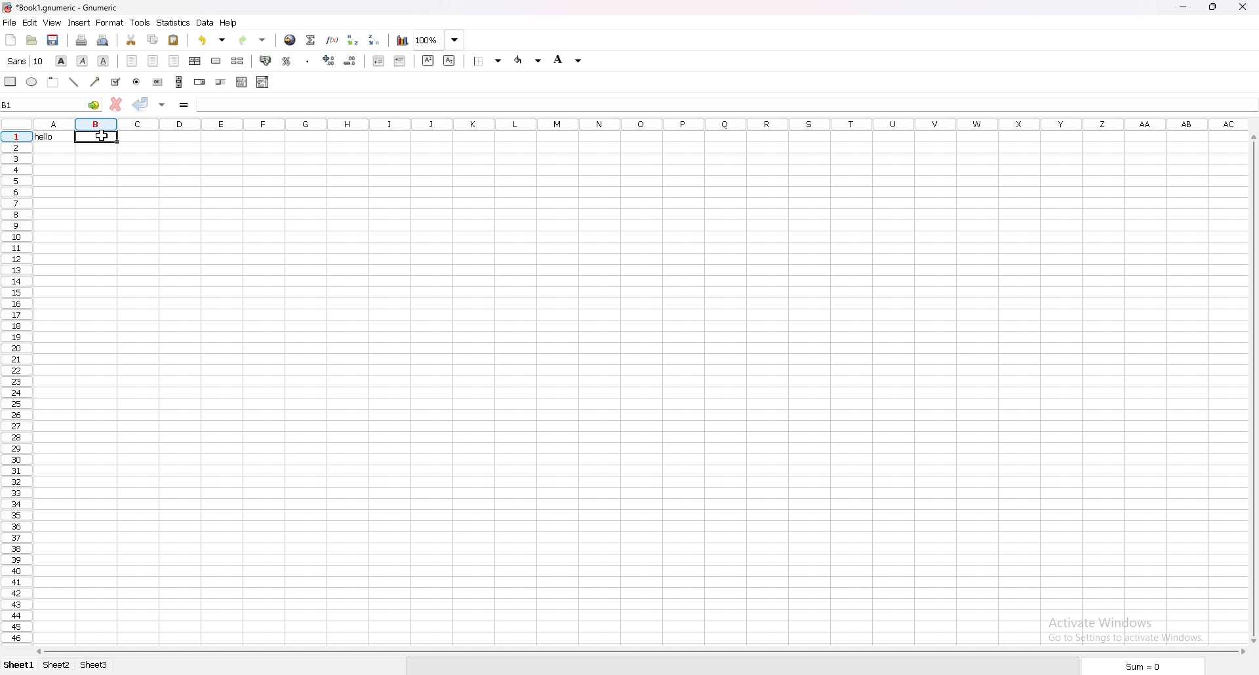  What do you see at coordinates (74, 82) in the screenshot?
I see `line` at bounding box center [74, 82].